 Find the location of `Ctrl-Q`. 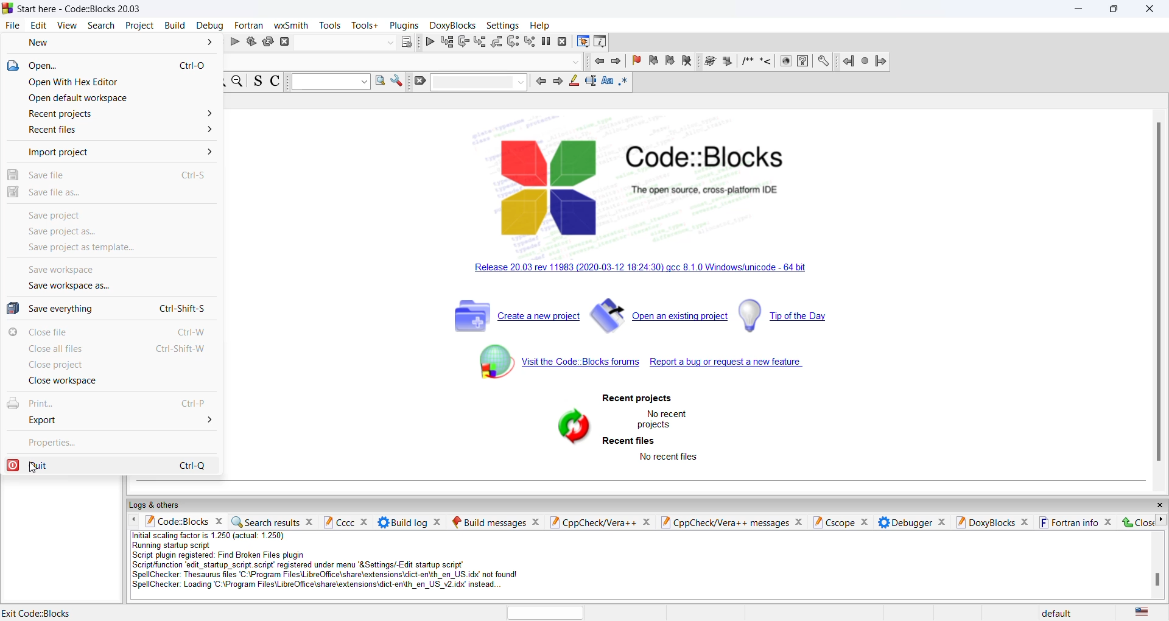

Ctrl-Q is located at coordinates (195, 465).